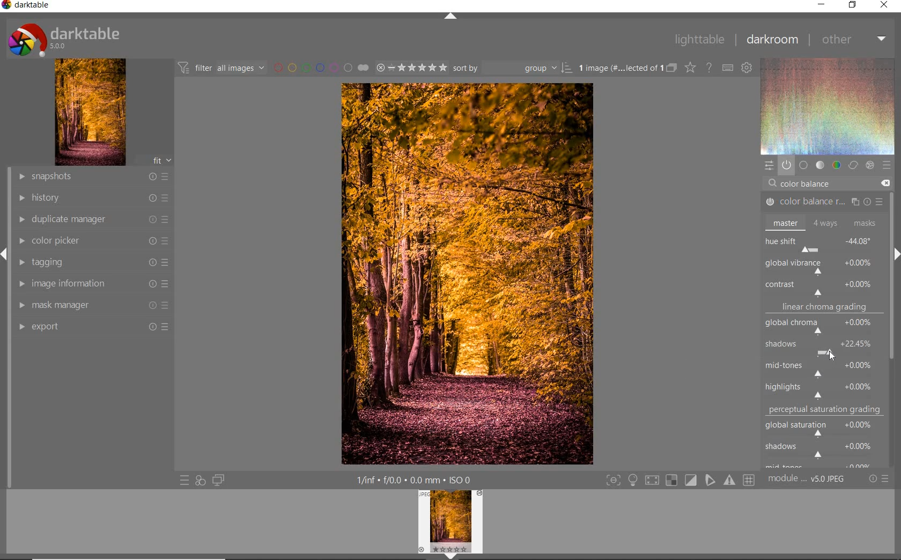 The width and height of the screenshot is (901, 560). I want to click on image information, so click(91, 283).